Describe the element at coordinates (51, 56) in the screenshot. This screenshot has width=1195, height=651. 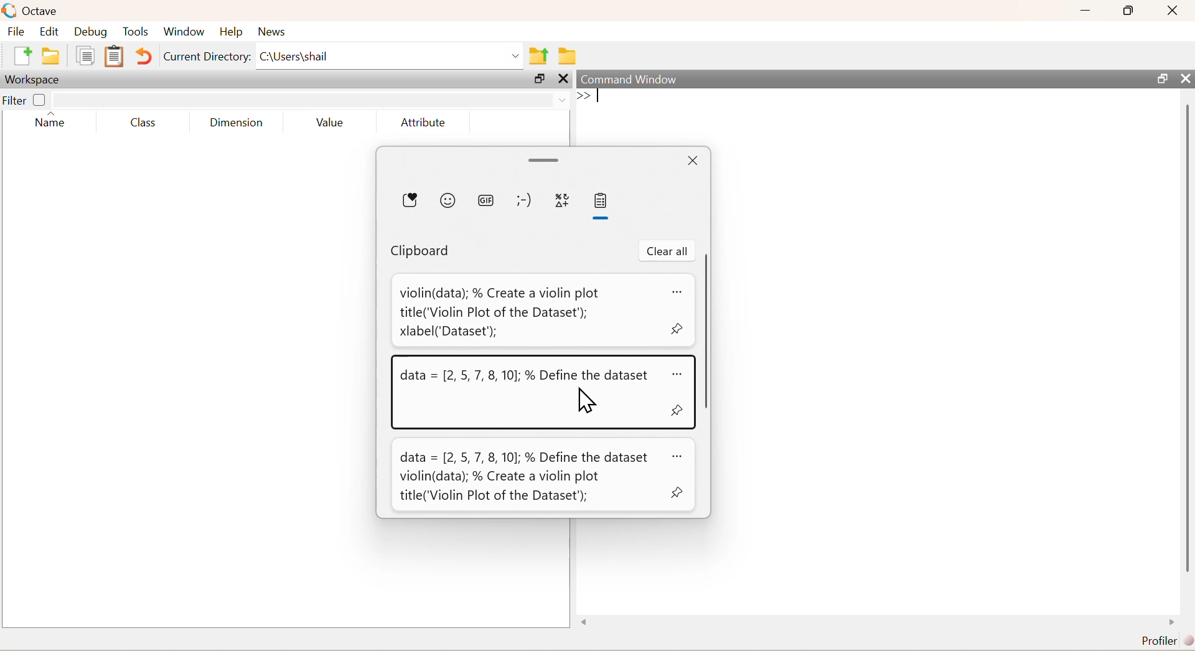
I see `folder` at that location.